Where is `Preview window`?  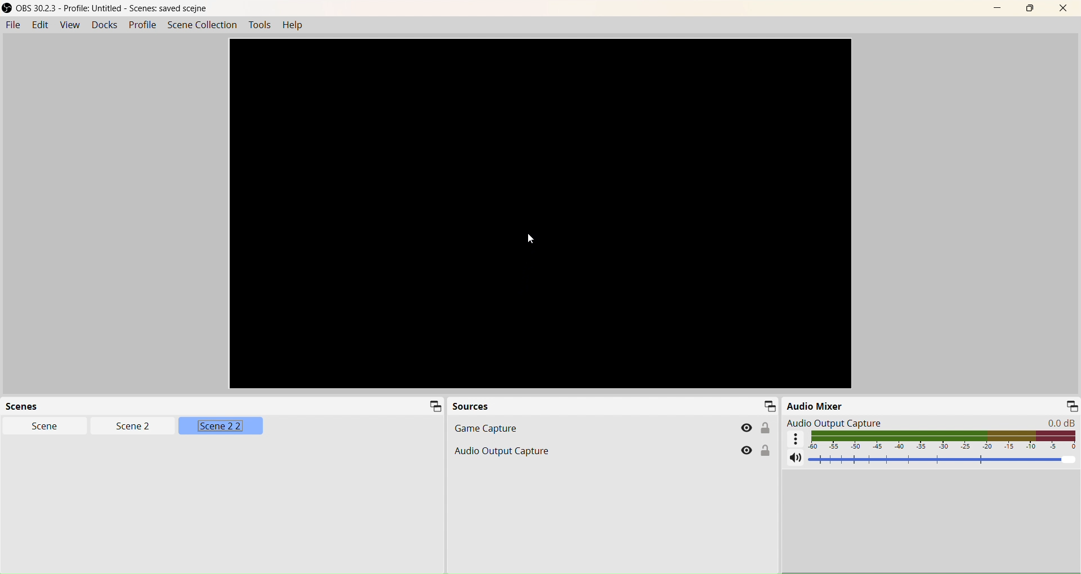 Preview window is located at coordinates (540, 213).